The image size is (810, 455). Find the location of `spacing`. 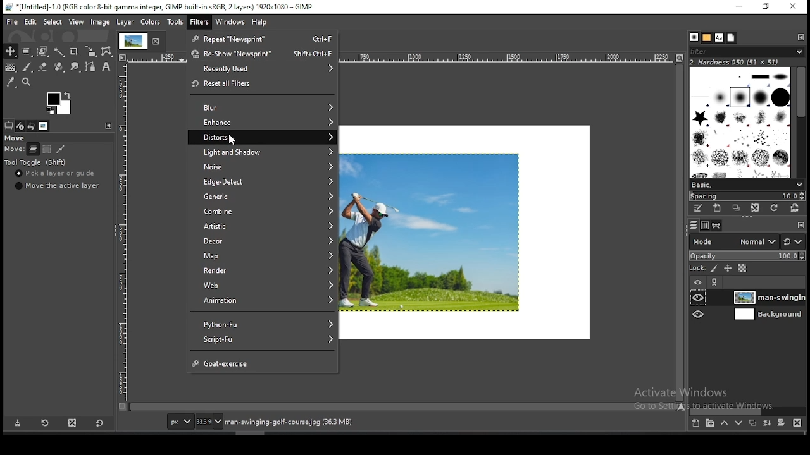

spacing is located at coordinates (747, 195).